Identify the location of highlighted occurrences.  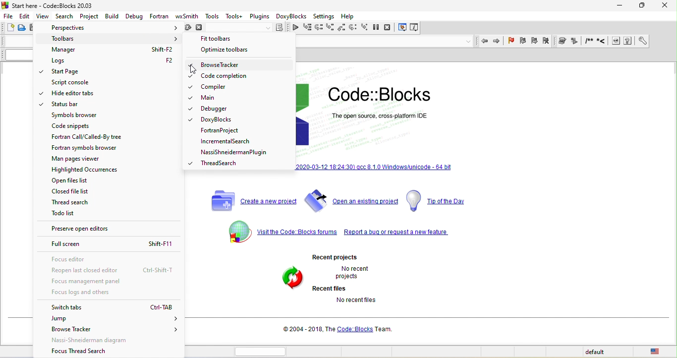
(86, 171).